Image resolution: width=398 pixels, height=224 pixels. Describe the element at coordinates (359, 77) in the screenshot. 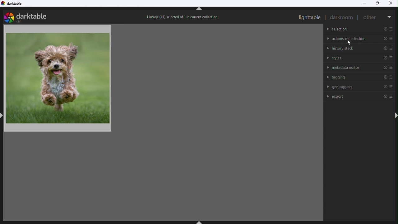

I see `Tagging` at that location.